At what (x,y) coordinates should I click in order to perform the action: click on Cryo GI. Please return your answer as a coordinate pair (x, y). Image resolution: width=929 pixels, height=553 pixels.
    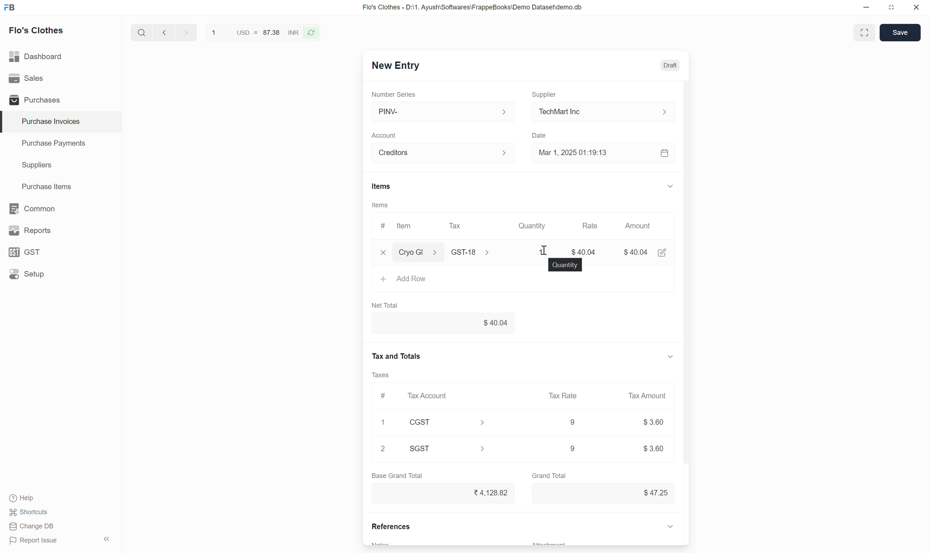
    Looking at the image, I should click on (418, 251).